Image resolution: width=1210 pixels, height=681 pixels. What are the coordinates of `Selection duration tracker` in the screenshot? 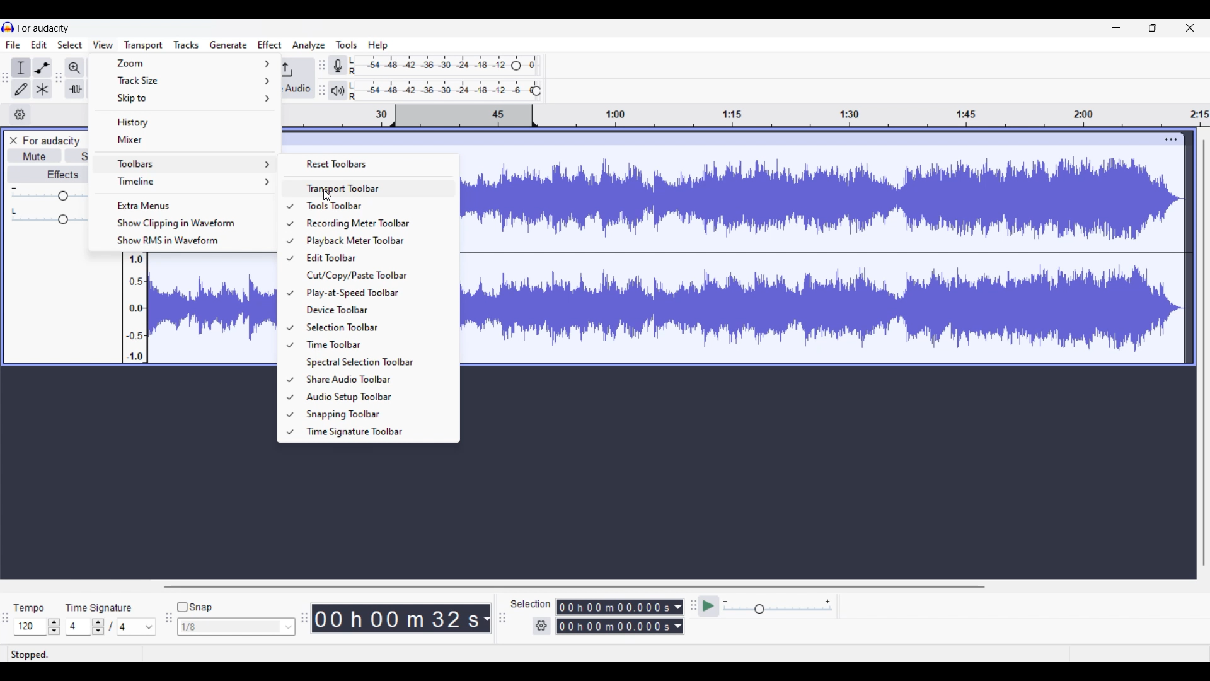 It's located at (614, 626).